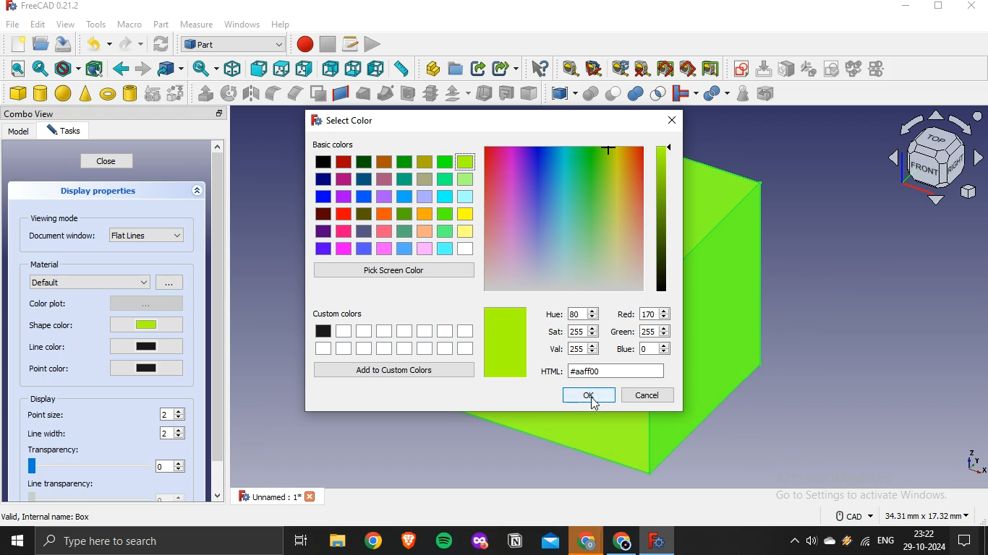  Describe the element at coordinates (281, 496) in the screenshot. I see `unnamed` at that location.